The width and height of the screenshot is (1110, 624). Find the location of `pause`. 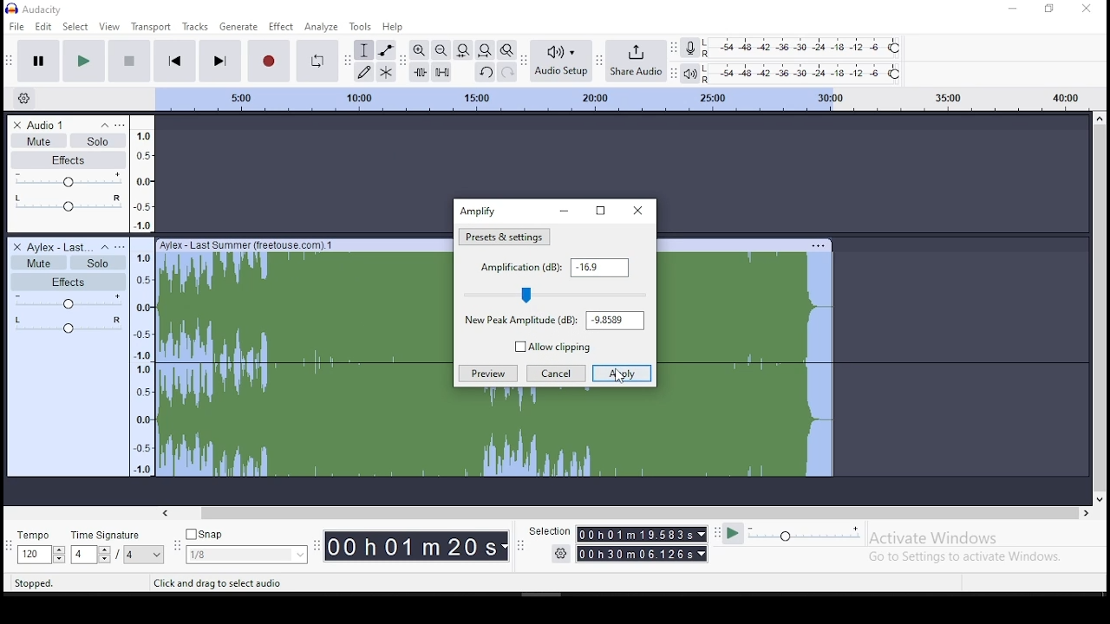

pause is located at coordinates (36, 62).